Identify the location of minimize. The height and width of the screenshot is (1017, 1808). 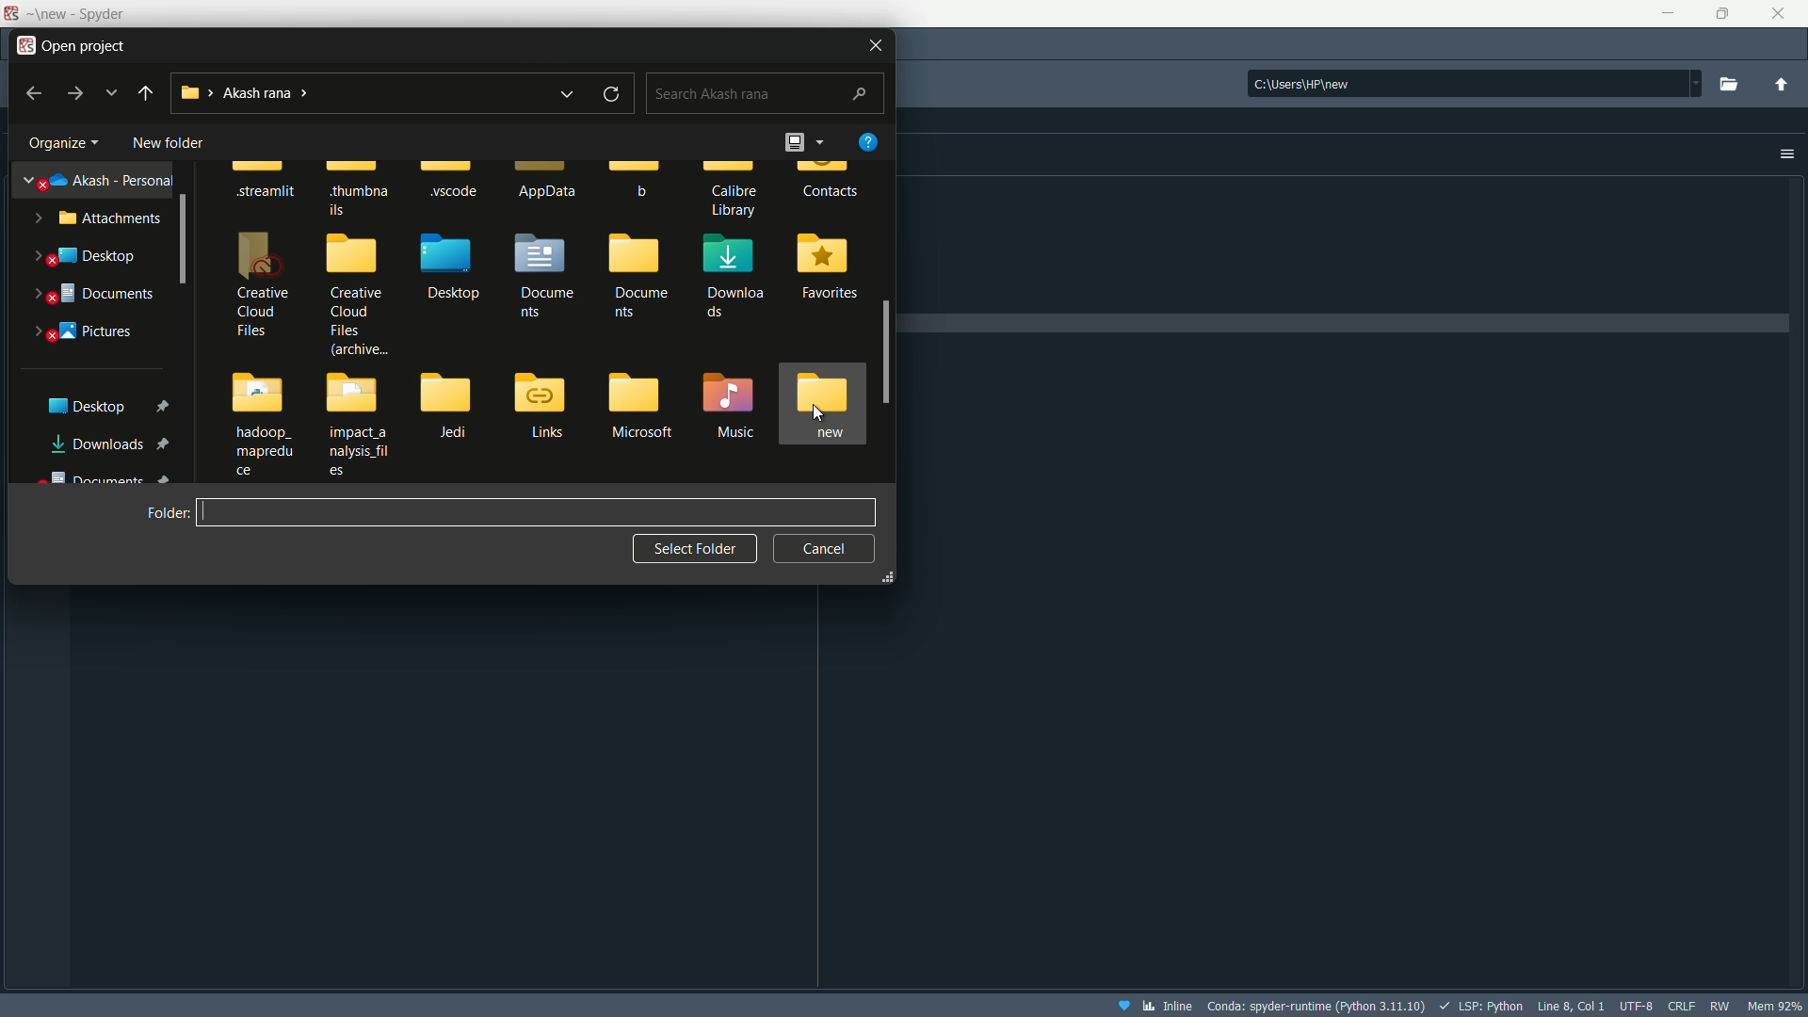
(1666, 11).